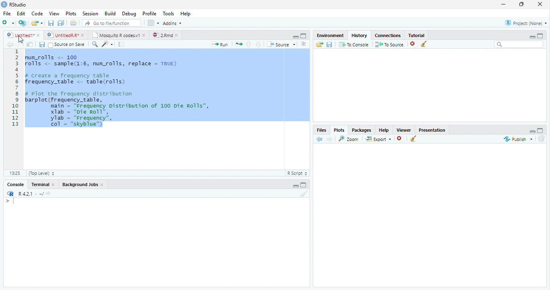 This screenshot has height=290, width=550. I want to click on Terminal, so click(44, 184).